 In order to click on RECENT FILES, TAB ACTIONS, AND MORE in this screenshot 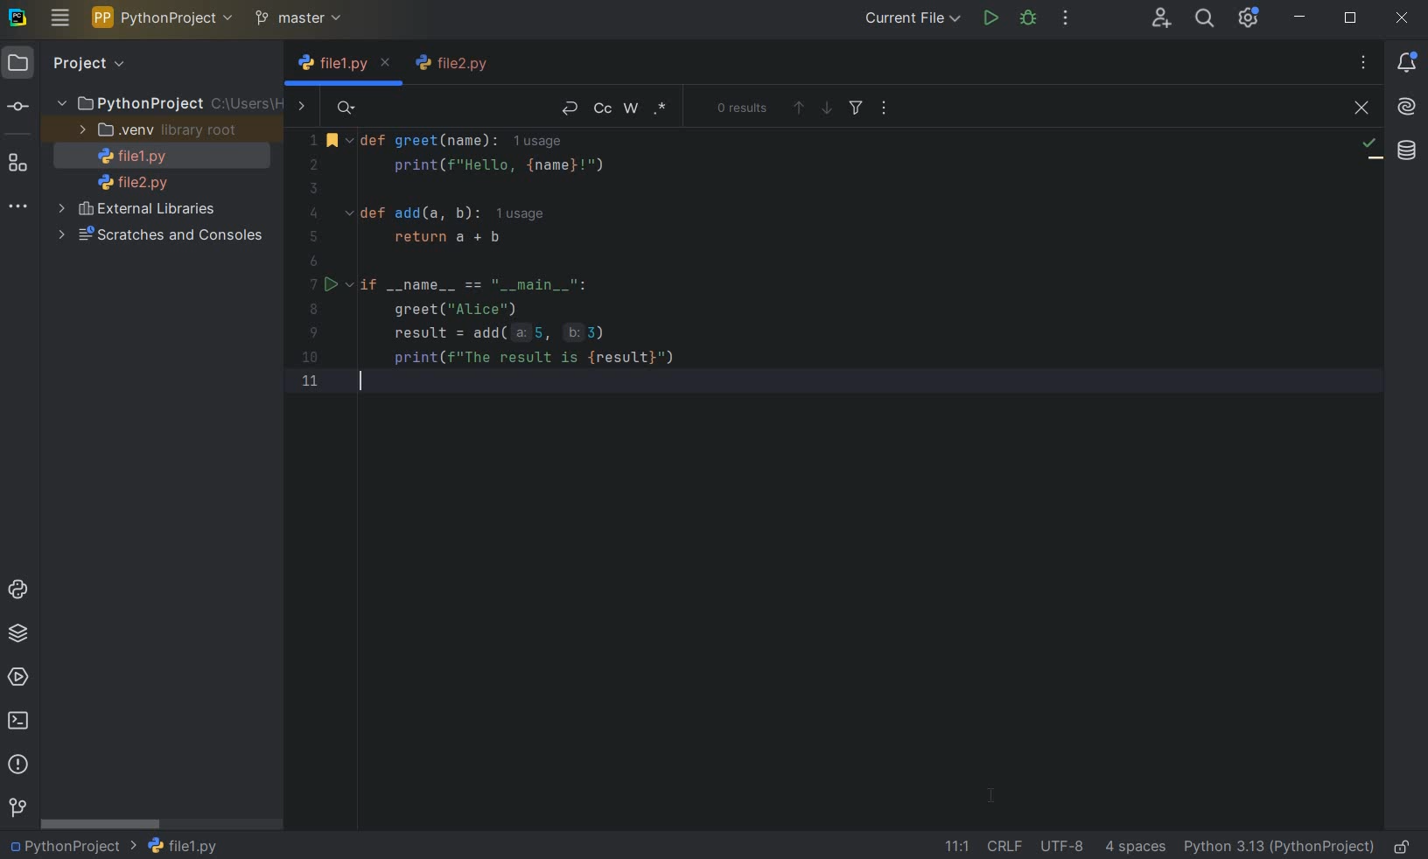, I will do `click(1362, 62)`.